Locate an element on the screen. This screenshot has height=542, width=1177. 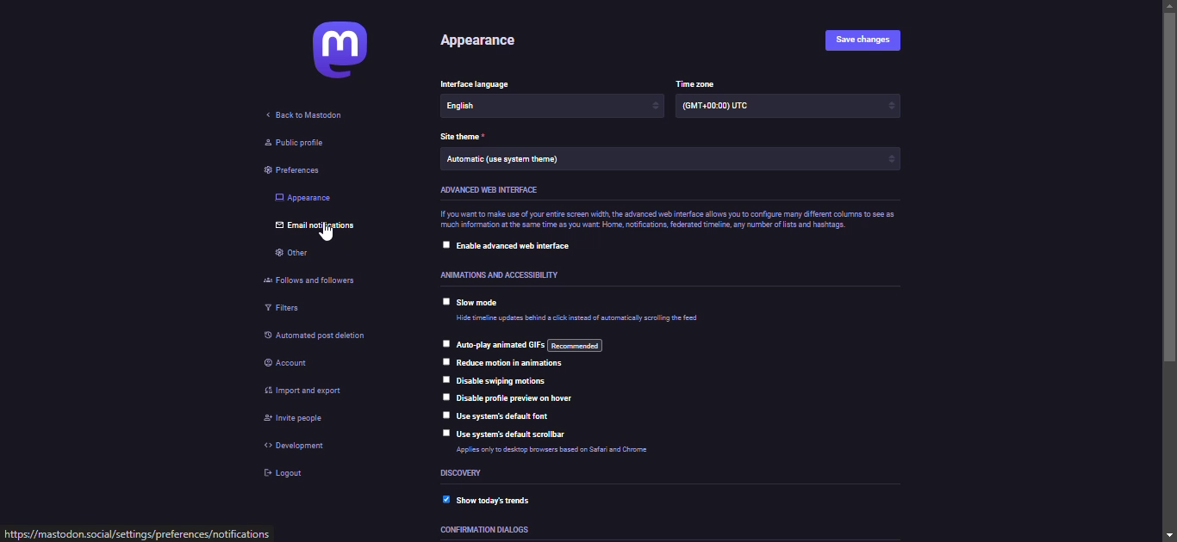
click to select is located at coordinates (445, 380).